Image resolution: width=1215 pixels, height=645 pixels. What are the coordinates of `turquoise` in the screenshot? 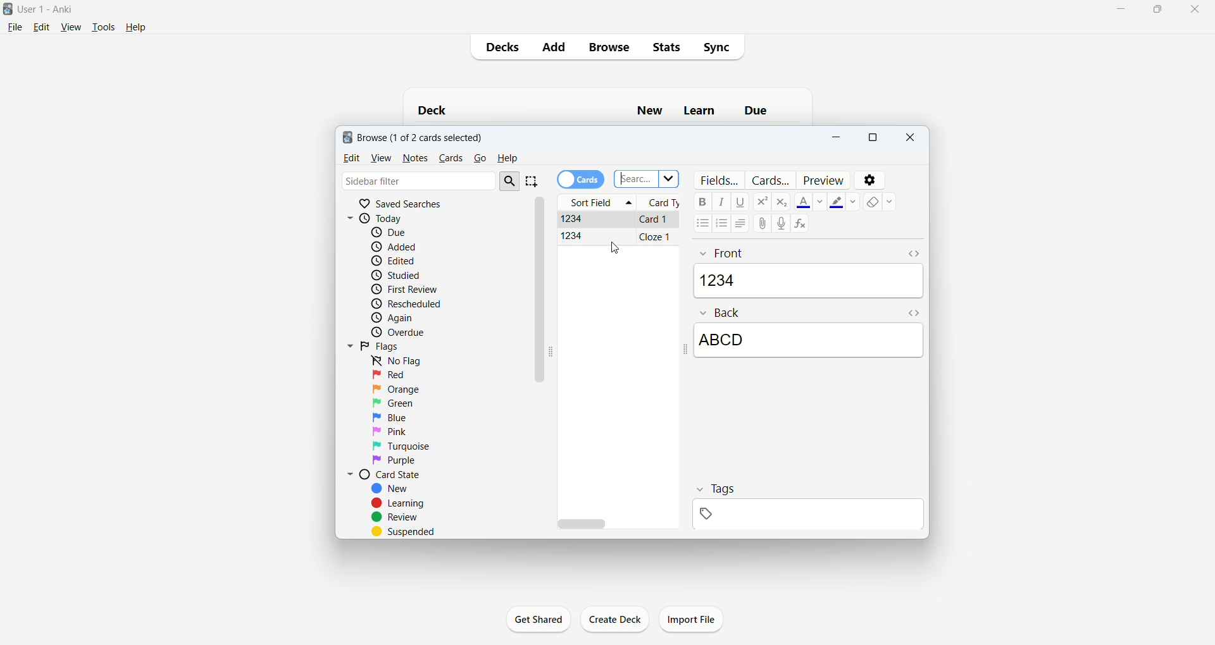 It's located at (400, 447).